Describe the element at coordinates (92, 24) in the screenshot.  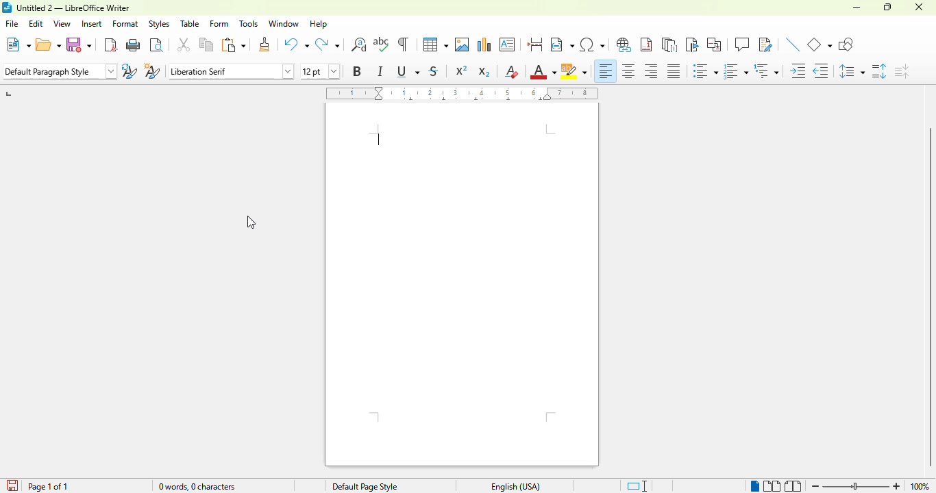
I see `insert` at that location.